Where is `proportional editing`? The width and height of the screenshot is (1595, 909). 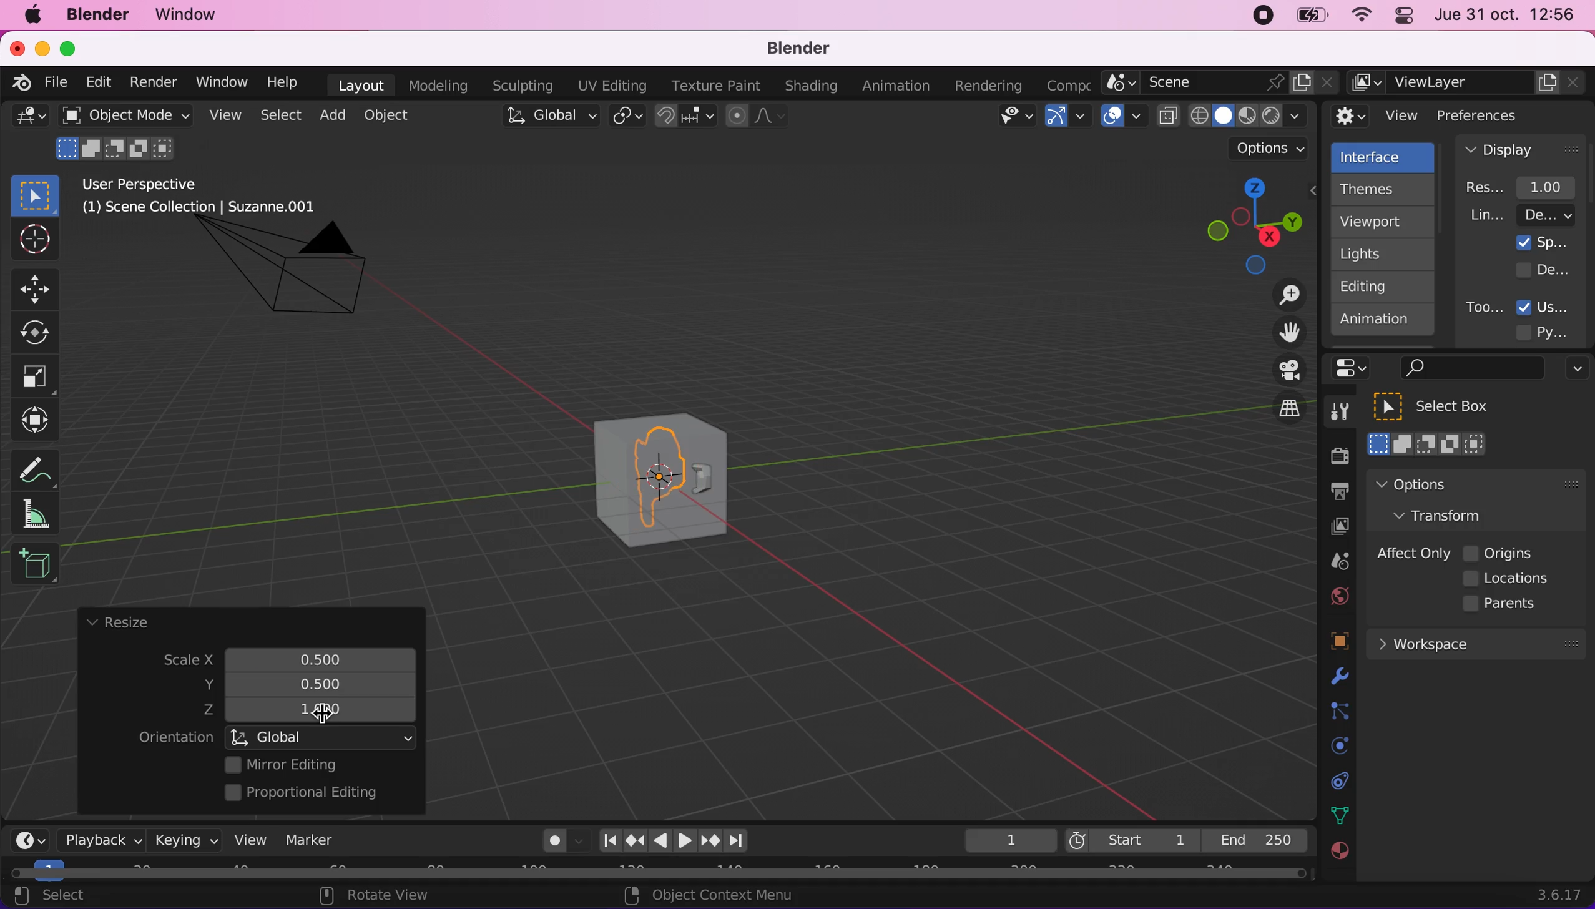 proportional editing is located at coordinates (310, 794).